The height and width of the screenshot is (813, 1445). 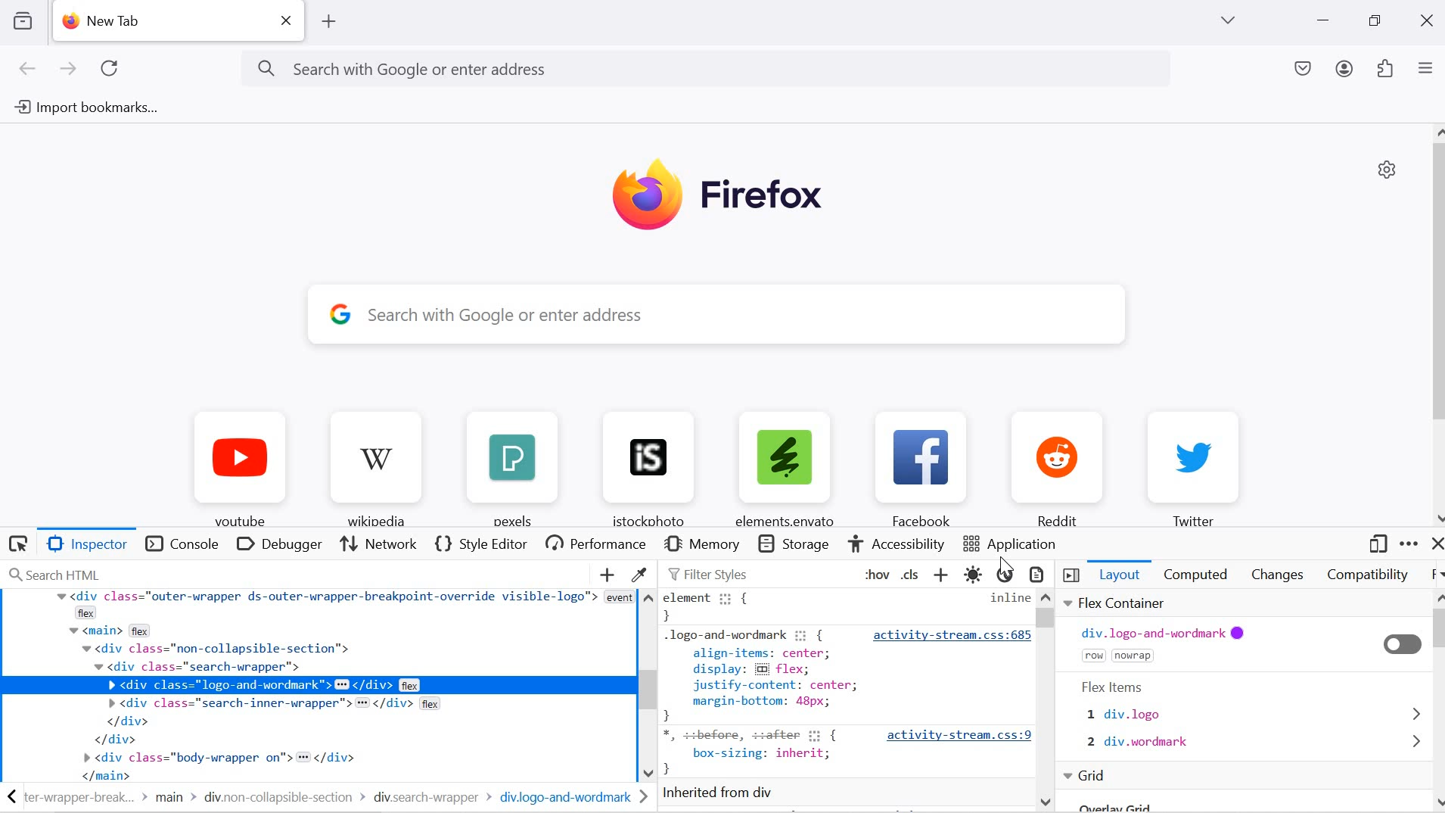 I want to click on ADD TAB, so click(x=331, y=22).